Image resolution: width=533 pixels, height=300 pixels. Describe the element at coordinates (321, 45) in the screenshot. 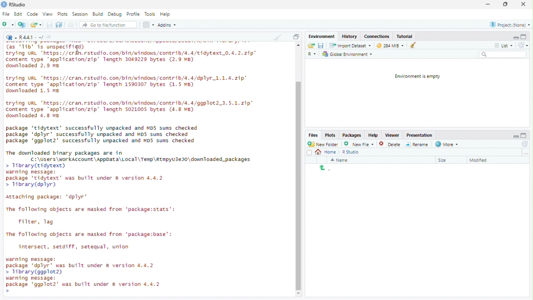

I see `Save` at that location.